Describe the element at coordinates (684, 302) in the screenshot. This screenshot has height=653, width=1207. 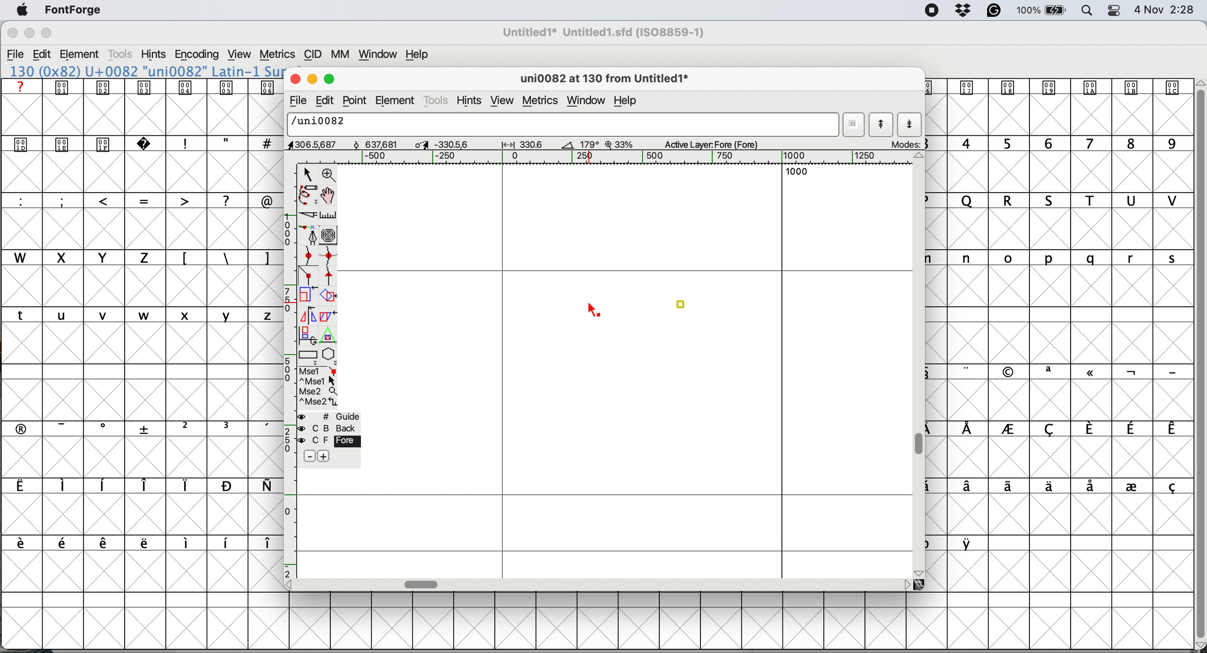
I see `corner point` at that location.